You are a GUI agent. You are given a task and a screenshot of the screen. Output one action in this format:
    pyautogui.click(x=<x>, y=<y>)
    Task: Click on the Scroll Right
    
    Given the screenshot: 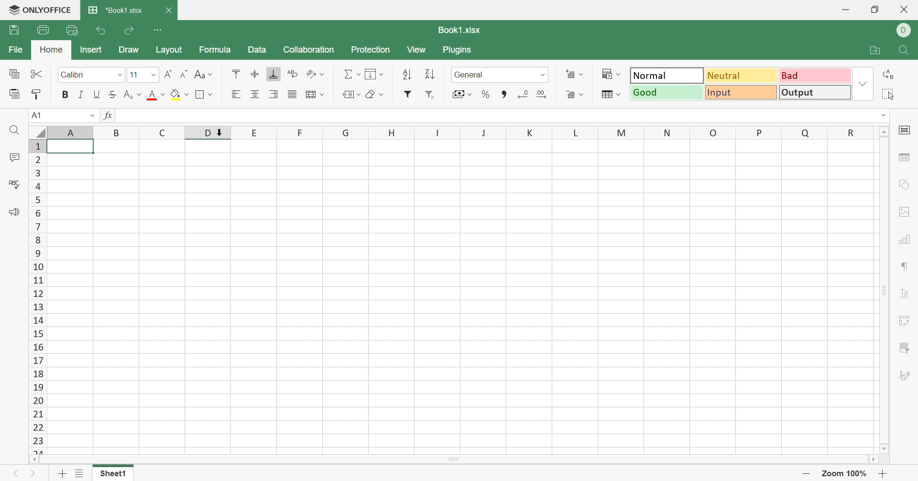 What is the action you would take?
    pyautogui.click(x=872, y=459)
    